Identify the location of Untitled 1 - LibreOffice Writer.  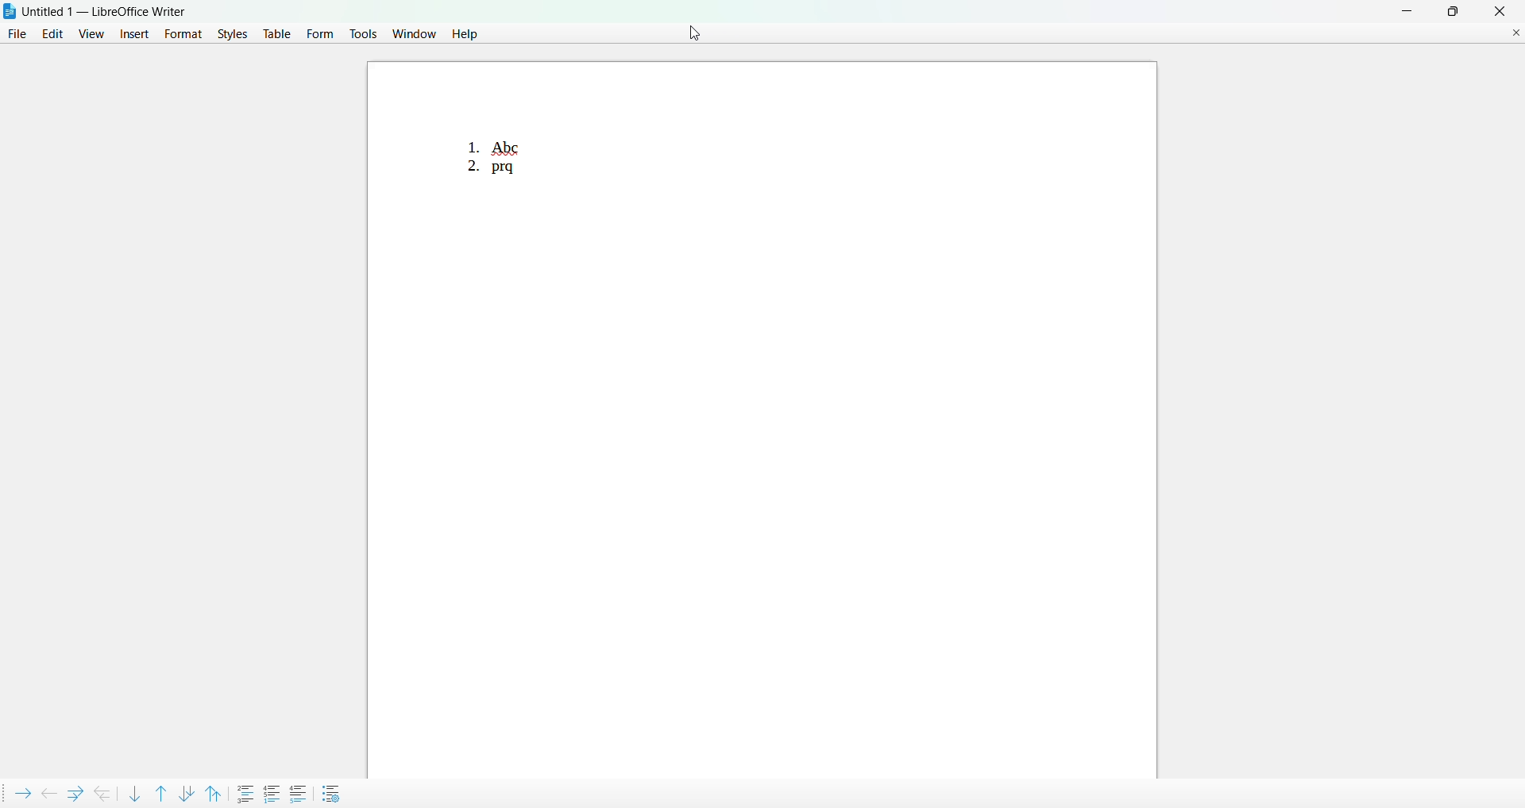
(106, 11).